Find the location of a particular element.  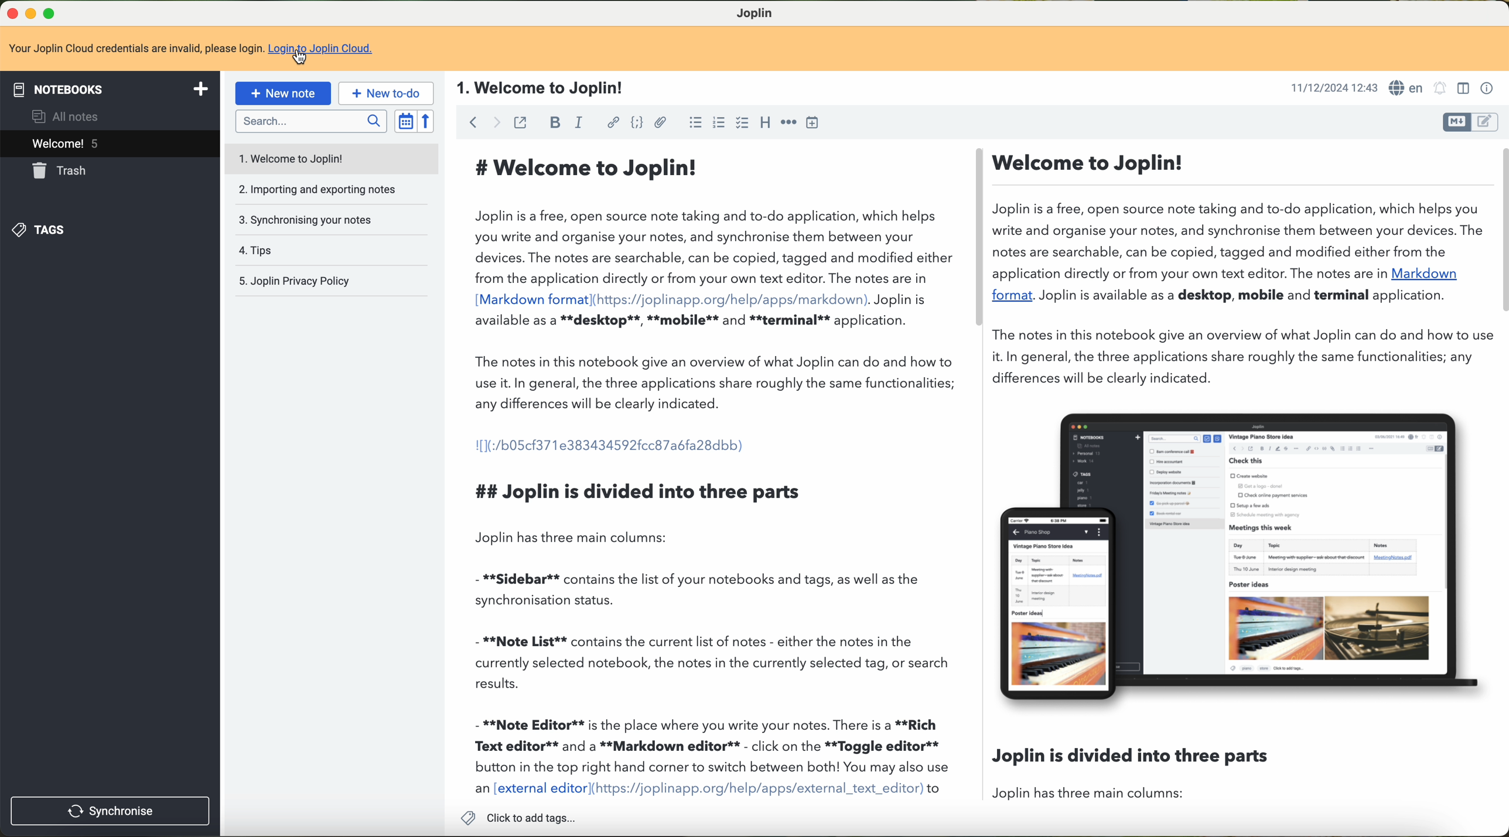

bold is located at coordinates (552, 122).